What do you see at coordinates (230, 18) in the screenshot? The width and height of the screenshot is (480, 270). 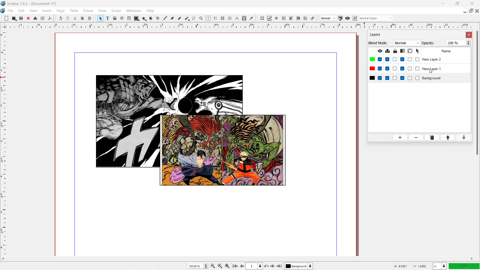 I see `unlink text frames` at bounding box center [230, 18].